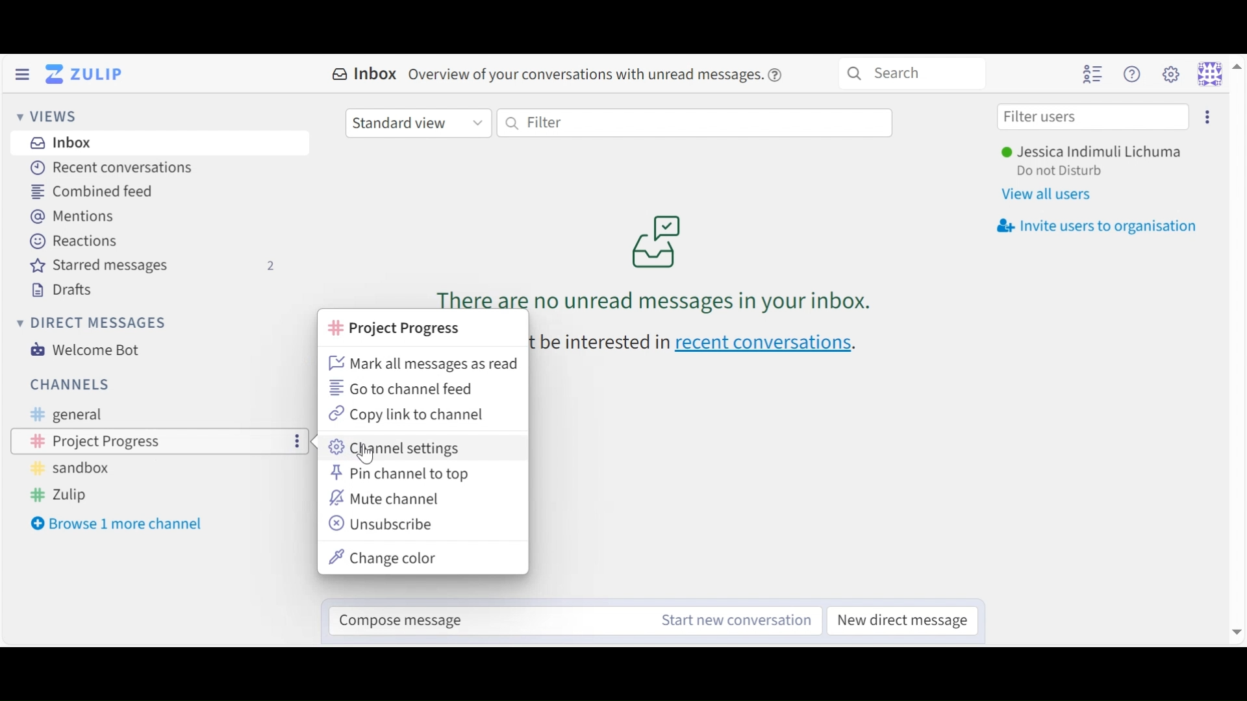  I want to click on # Zulip, so click(62, 497).